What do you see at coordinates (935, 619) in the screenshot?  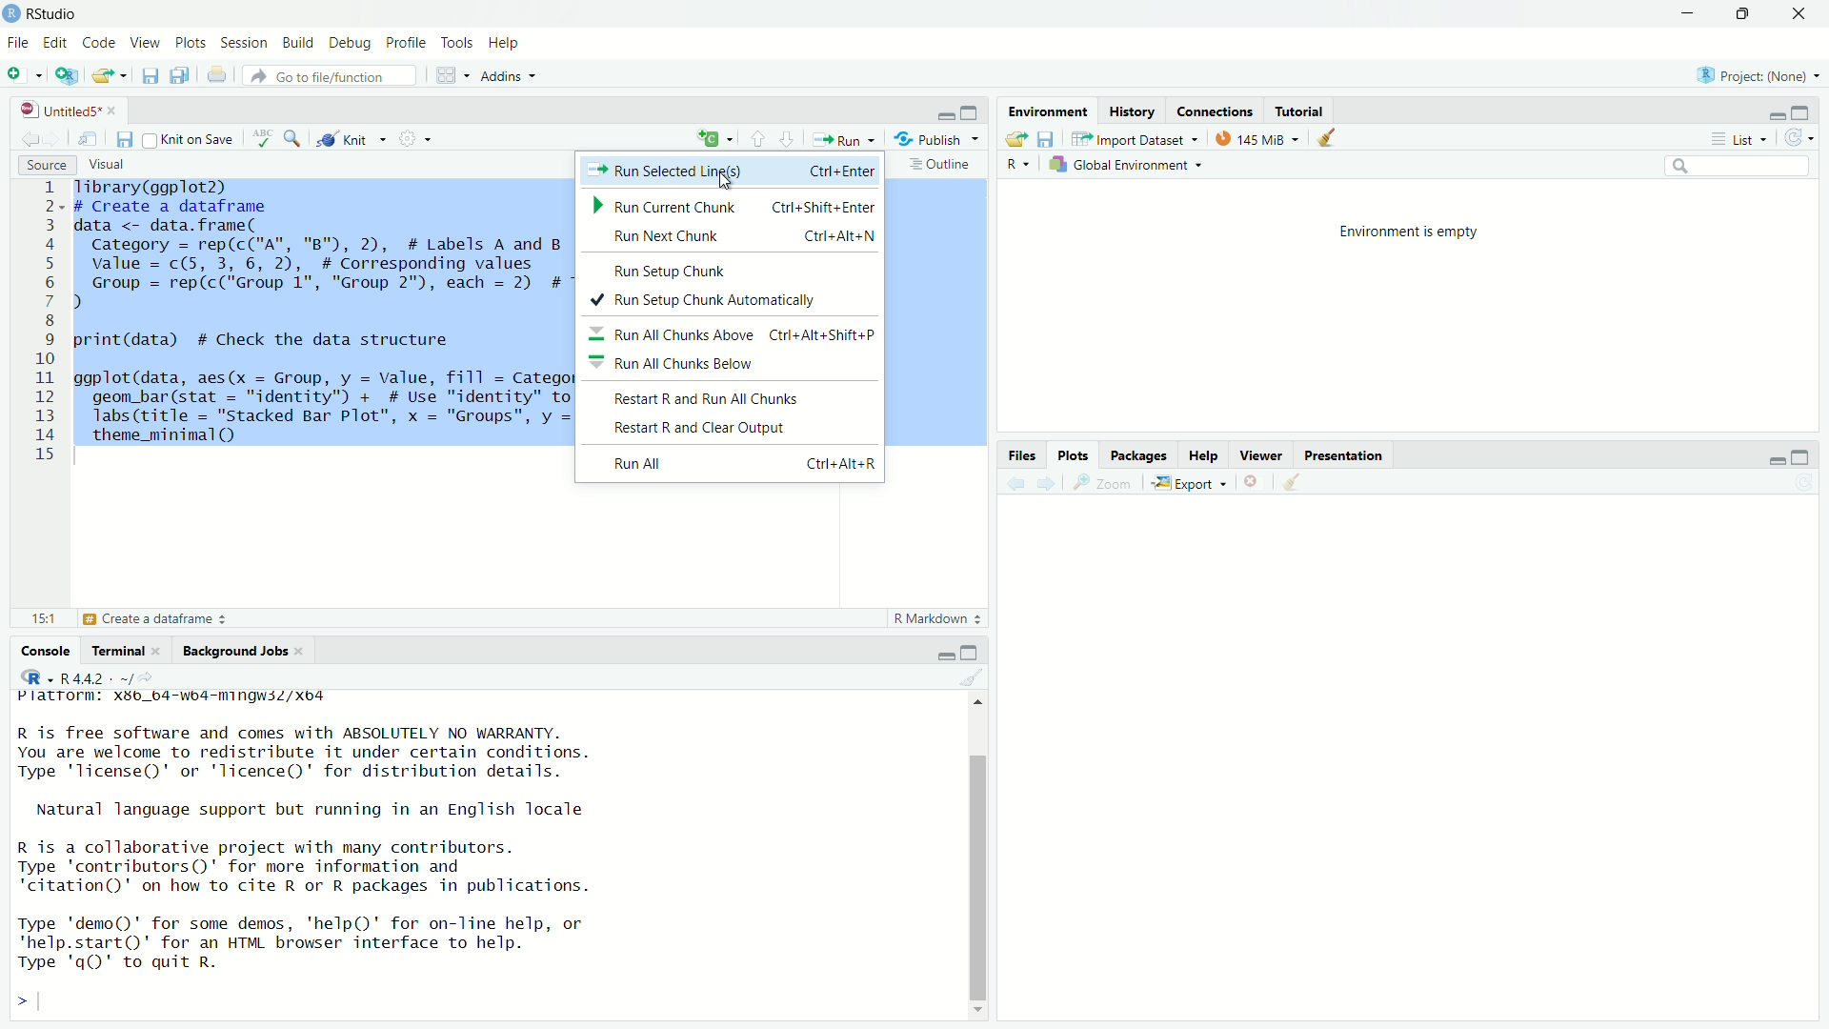 I see `R Markdown 2` at bounding box center [935, 619].